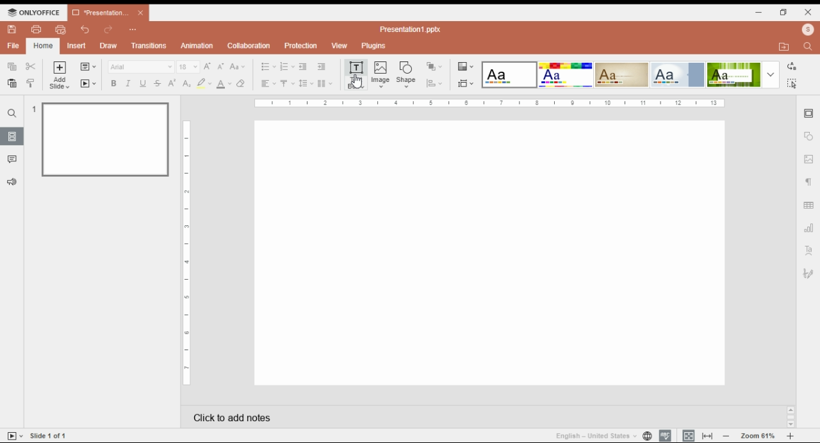 The width and height of the screenshot is (820, 443). What do you see at coordinates (434, 85) in the screenshot?
I see `align shapes` at bounding box center [434, 85].